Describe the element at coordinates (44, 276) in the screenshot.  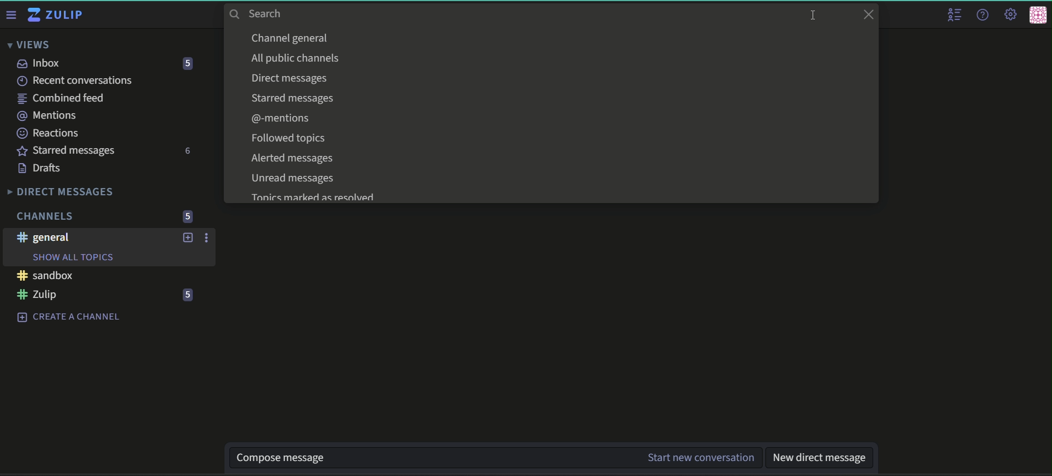
I see `#sandbox` at that location.